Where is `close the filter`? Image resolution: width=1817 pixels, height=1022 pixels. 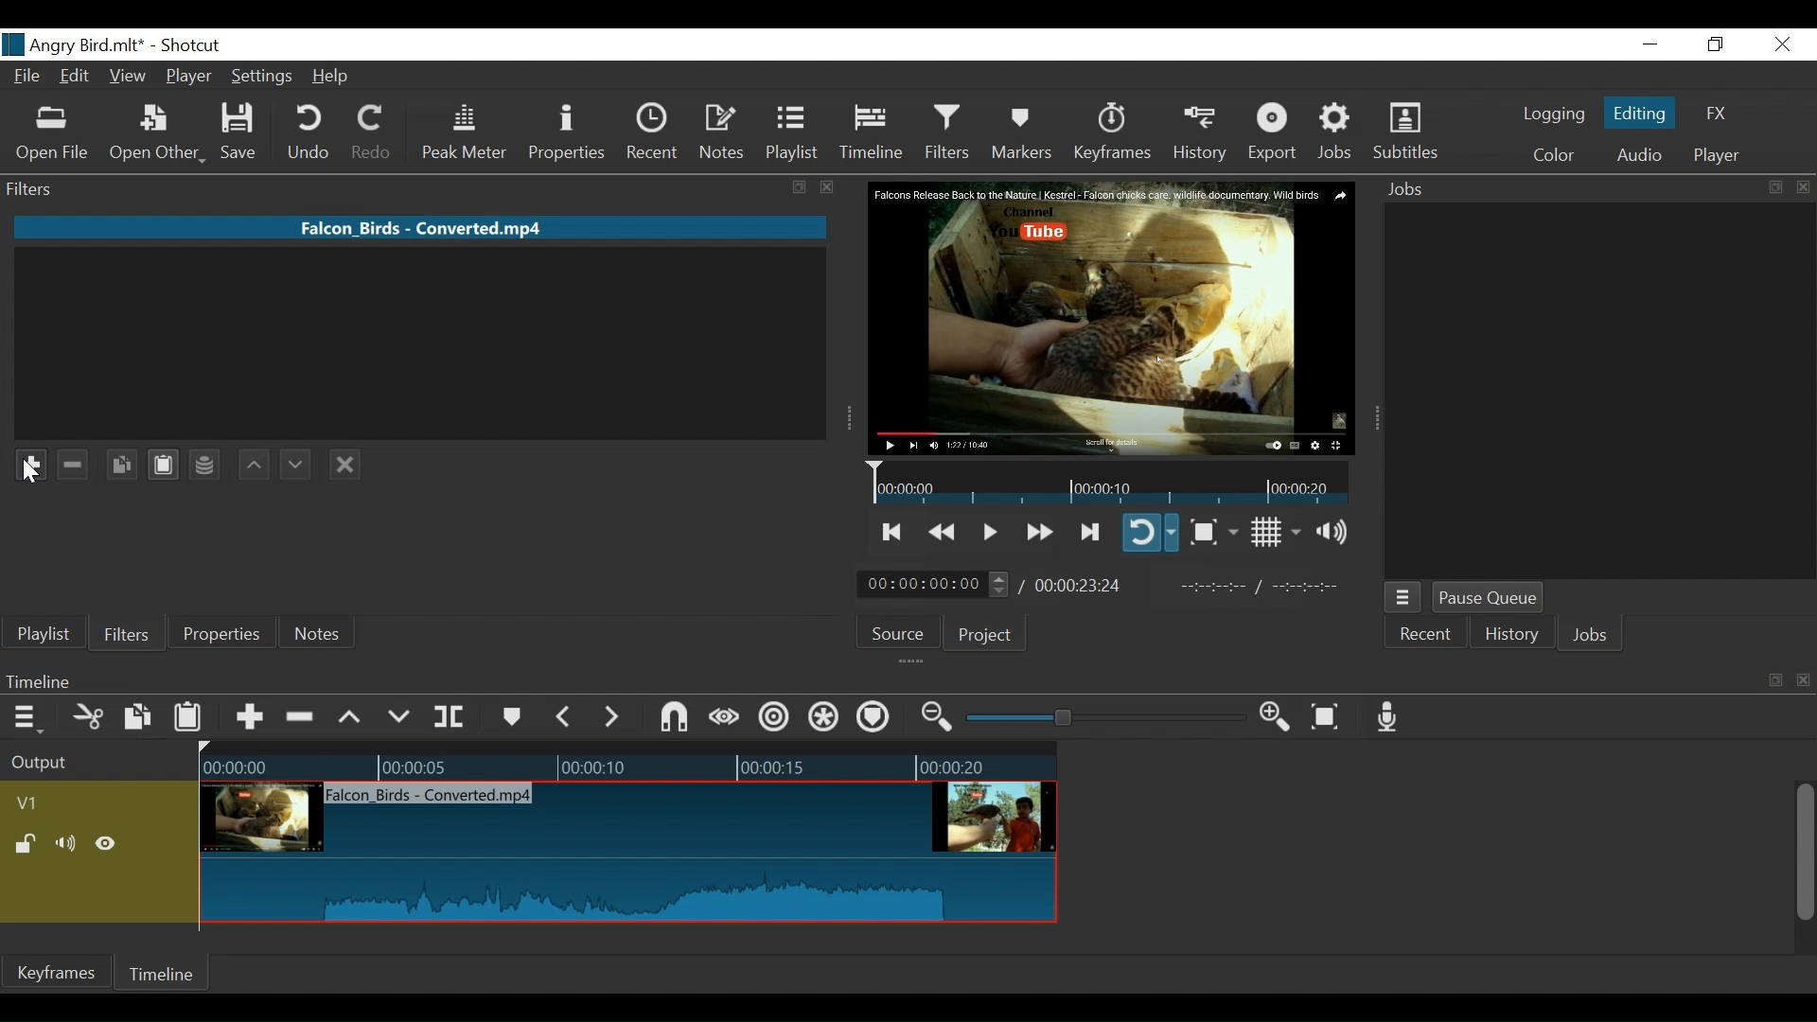
close the filter is located at coordinates (345, 465).